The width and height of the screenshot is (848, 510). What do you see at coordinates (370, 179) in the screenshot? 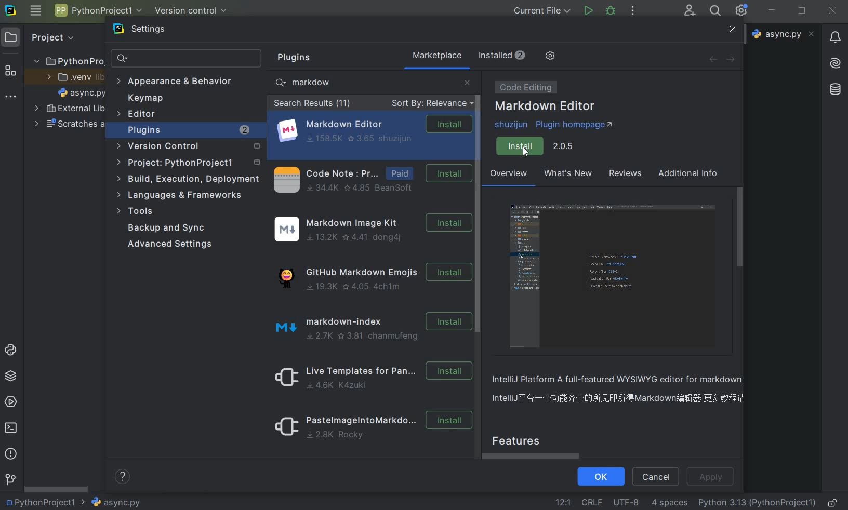
I see `code note` at bounding box center [370, 179].